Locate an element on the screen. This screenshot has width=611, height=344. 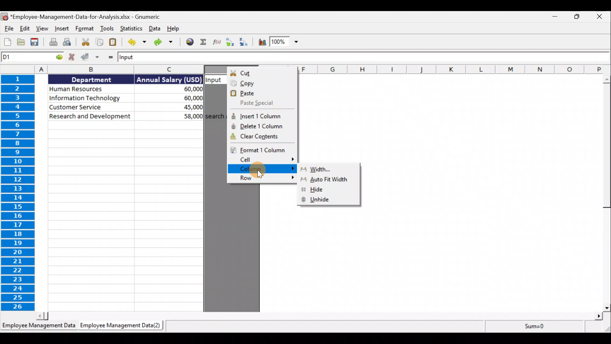
Statistics is located at coordinates (131, 28).